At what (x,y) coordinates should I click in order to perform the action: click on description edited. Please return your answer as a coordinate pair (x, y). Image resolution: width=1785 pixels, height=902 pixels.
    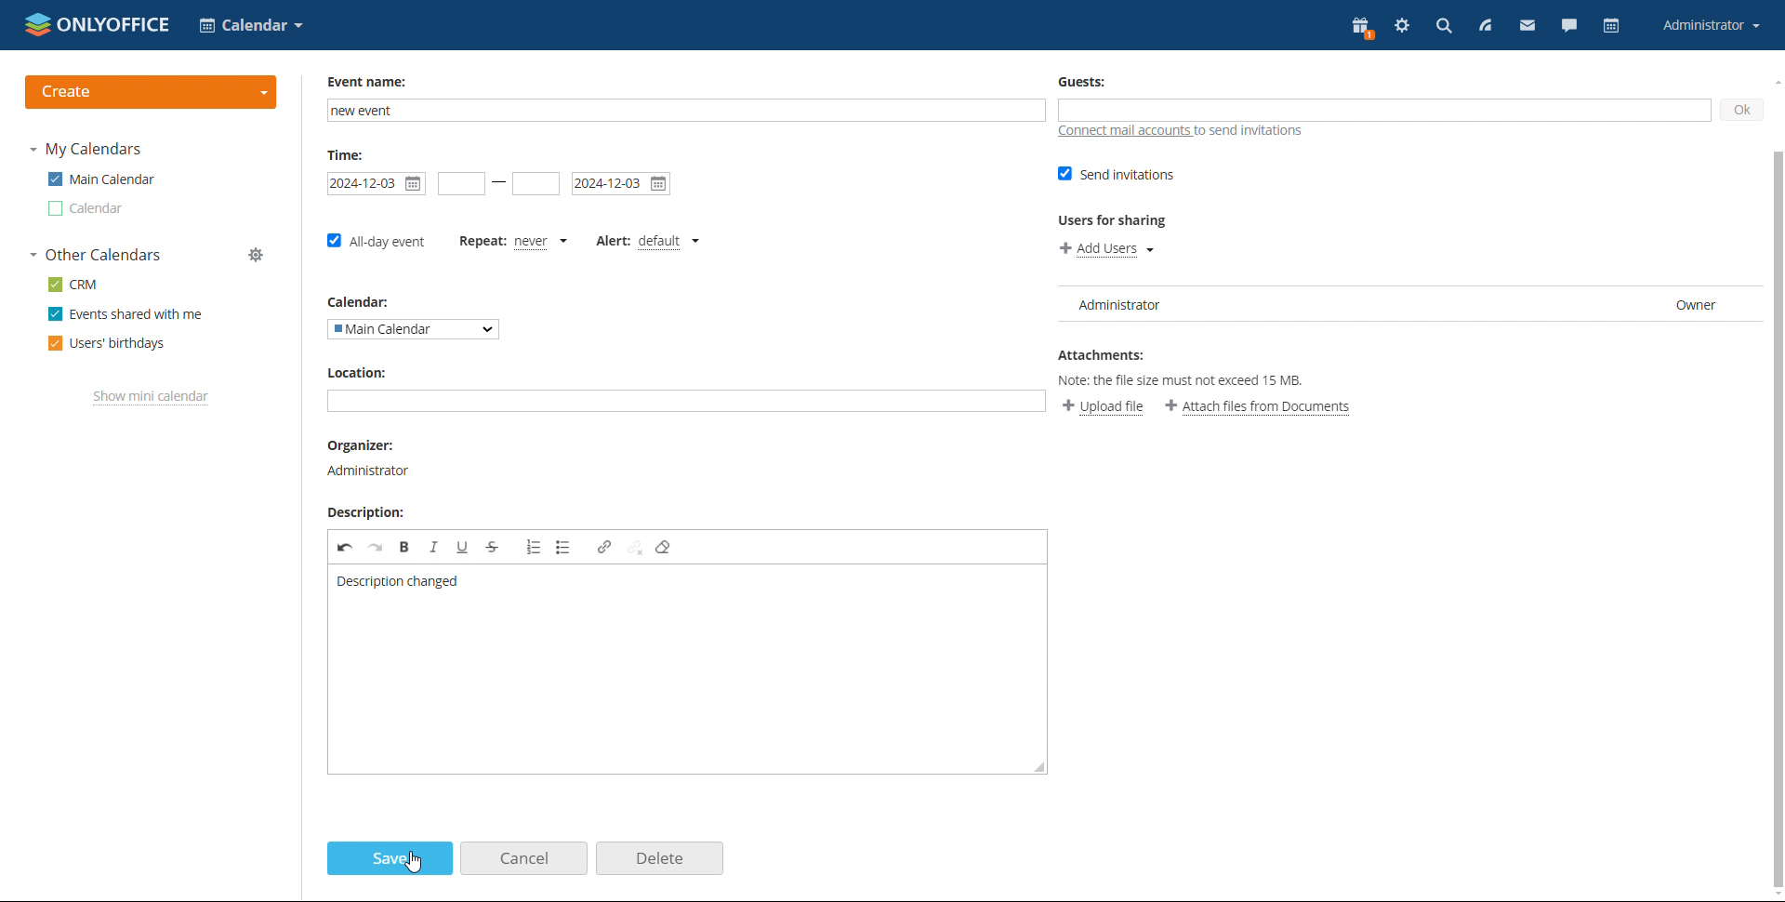
    Looking at the image, I should click on (397, 581).